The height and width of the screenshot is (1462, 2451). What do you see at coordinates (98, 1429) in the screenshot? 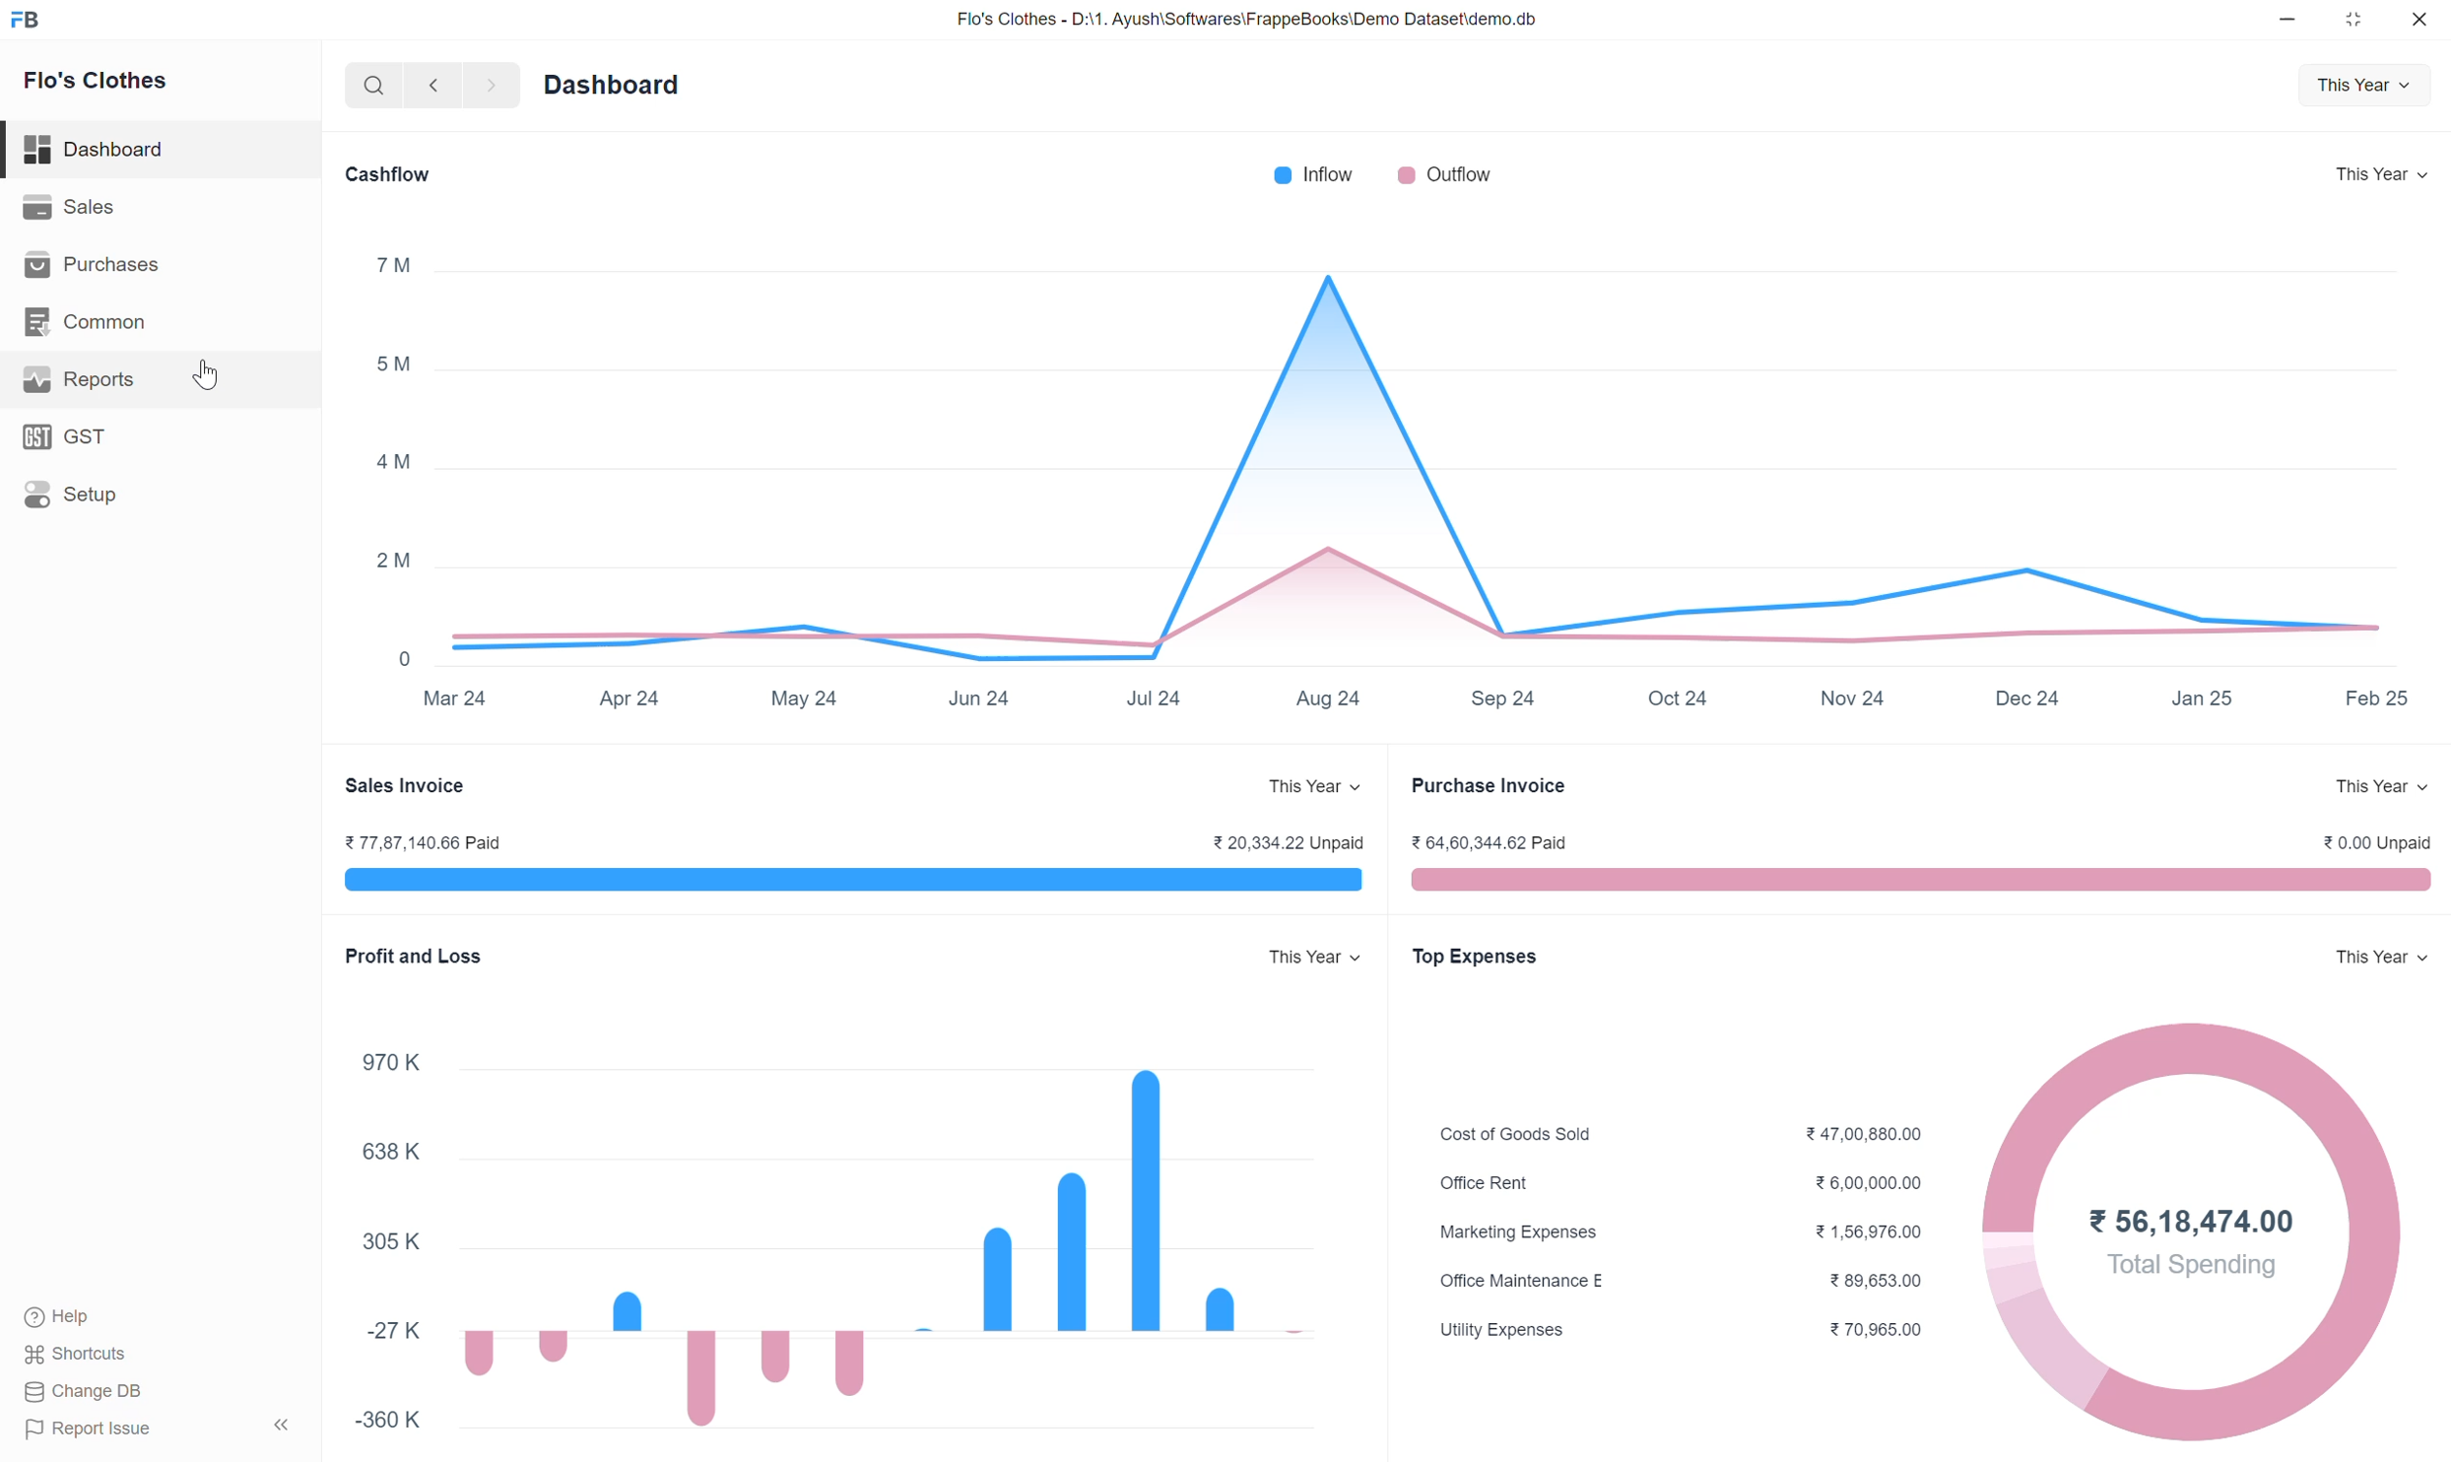
I see `report Issue` at bounding box center [98, 1429].